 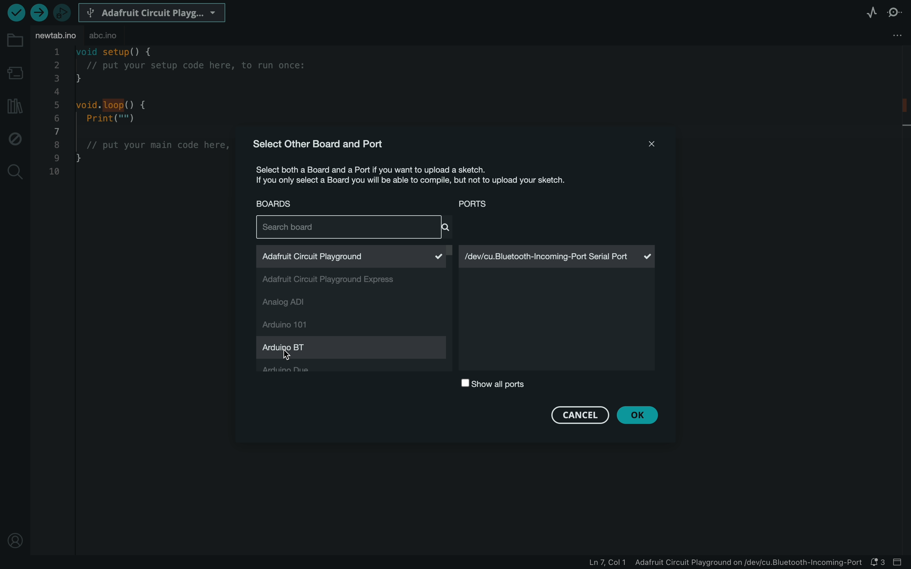 I want to click on search, so click(x=15, y=171).